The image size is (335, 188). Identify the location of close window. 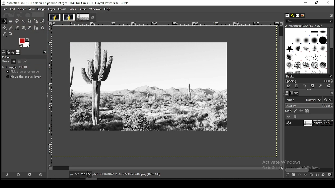
(328, 3).